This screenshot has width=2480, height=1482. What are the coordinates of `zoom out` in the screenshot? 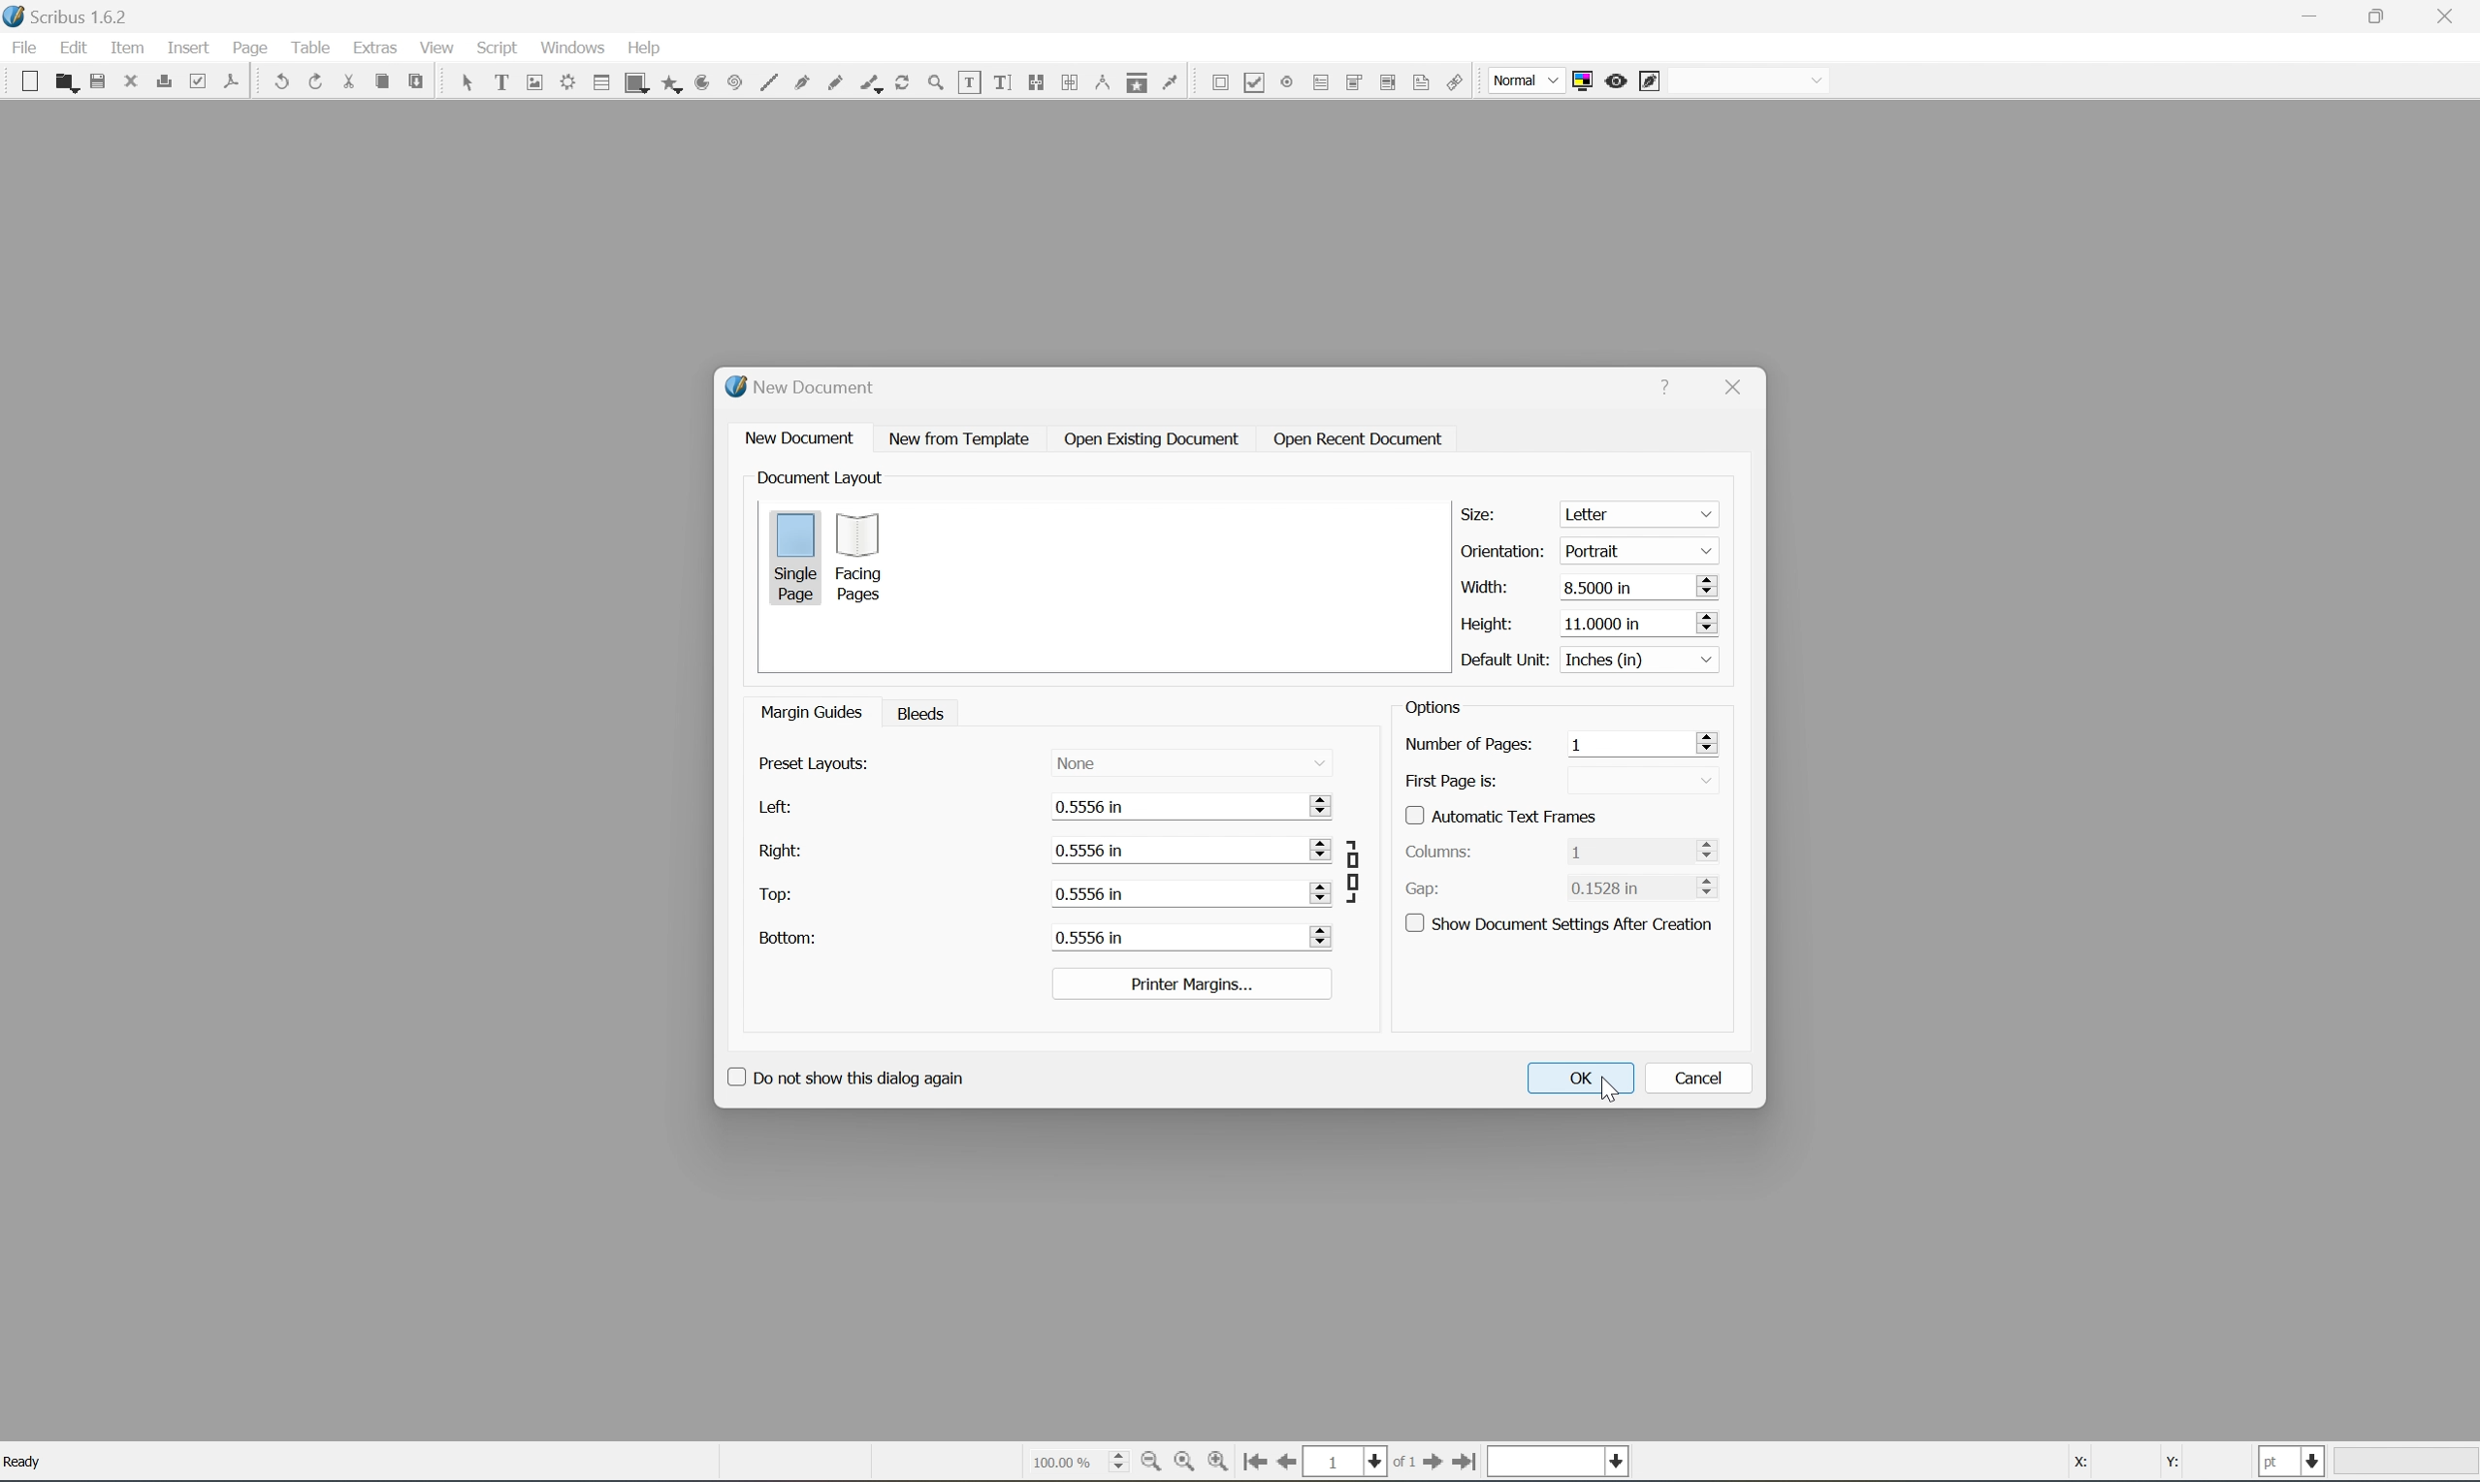 It's located at (1152, 1465).